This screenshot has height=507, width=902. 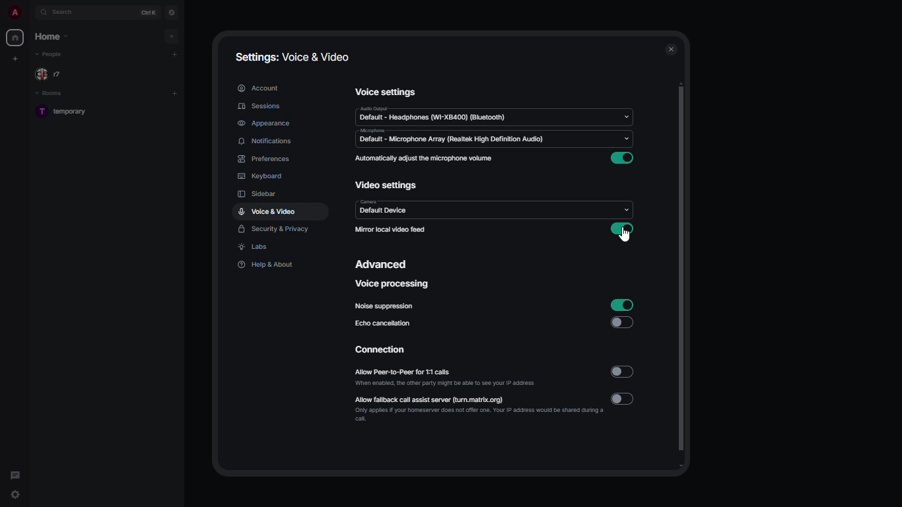 I want to click on labs, so click(x=255, y=248).